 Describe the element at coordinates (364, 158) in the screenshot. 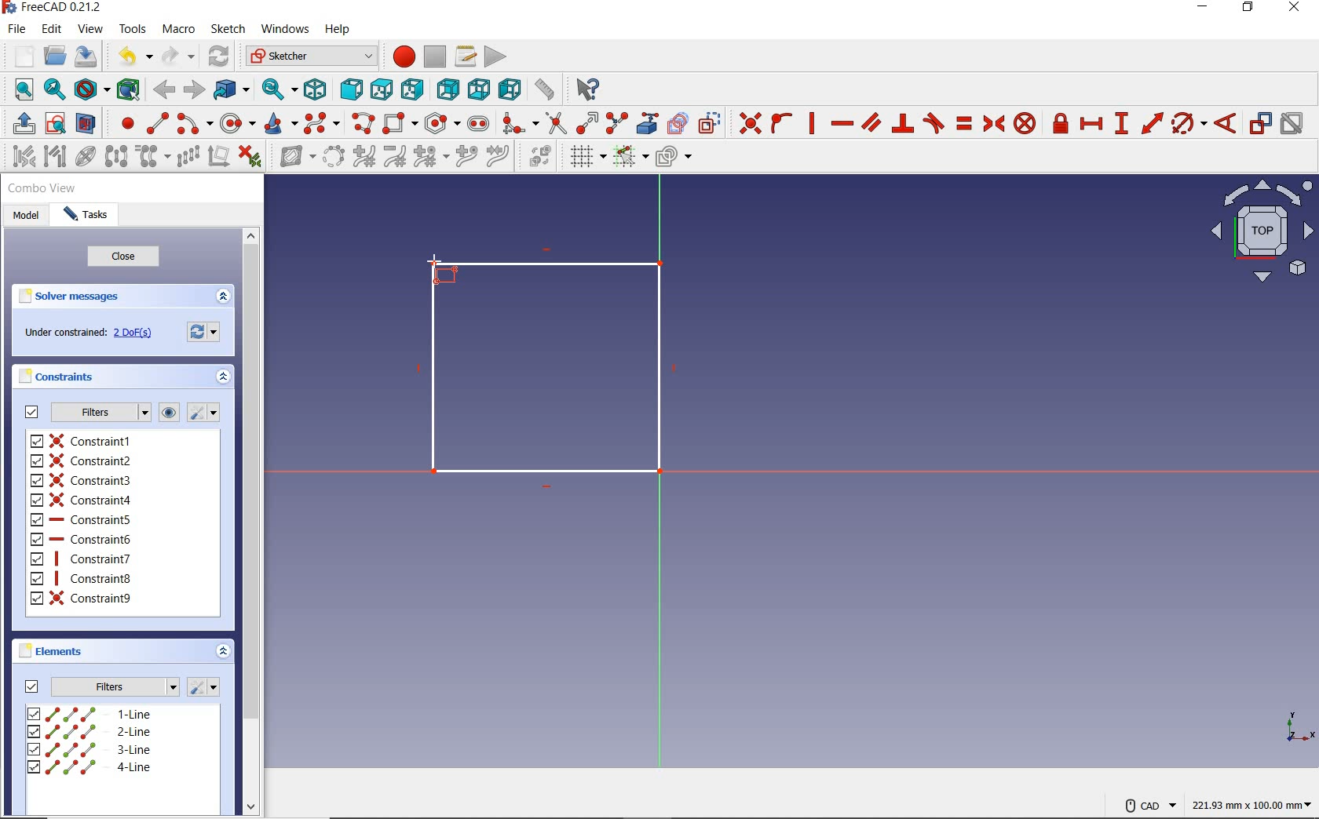

I see `increase B-Spline degree` at that location.